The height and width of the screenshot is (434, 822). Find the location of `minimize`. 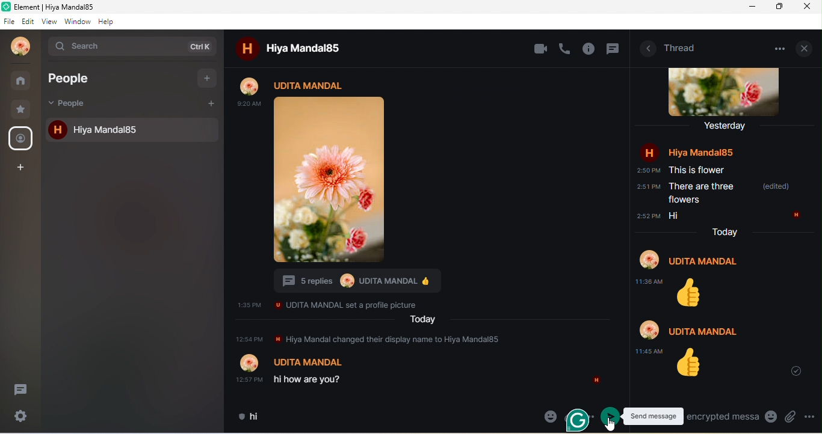

minimize is located at coordinates (749, 8).